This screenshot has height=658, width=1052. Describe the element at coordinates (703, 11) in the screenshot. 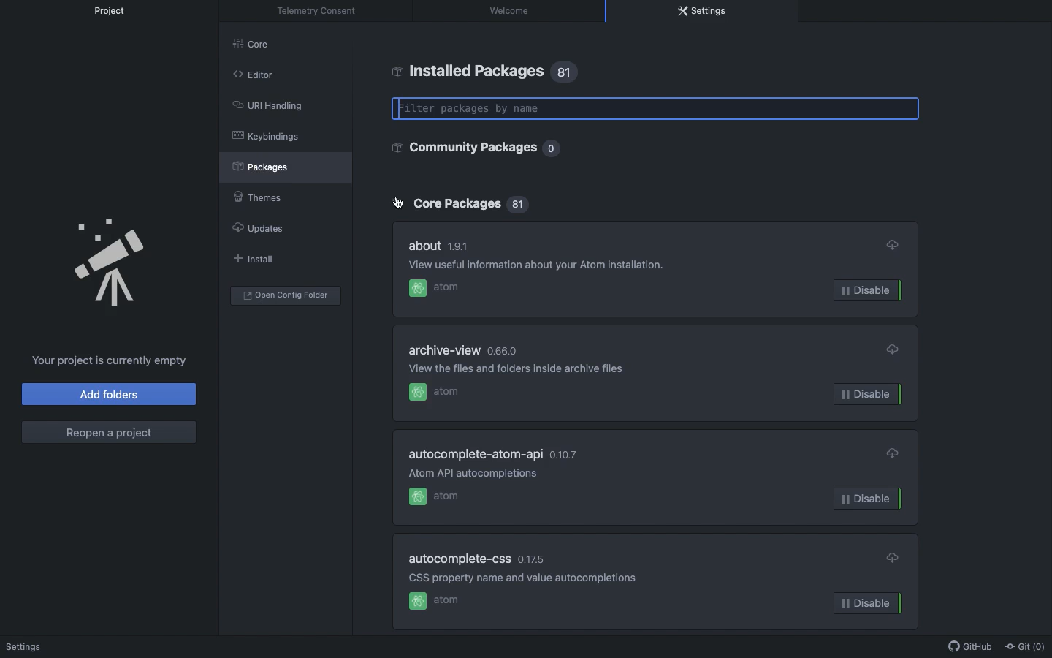

I see `Settings` at that location.